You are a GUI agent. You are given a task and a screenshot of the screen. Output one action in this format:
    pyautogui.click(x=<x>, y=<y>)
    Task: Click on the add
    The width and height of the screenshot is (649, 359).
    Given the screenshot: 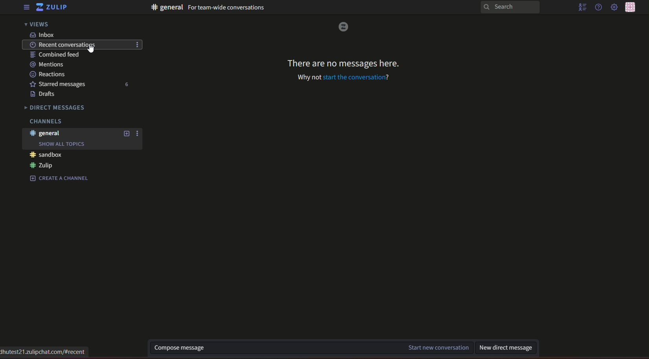 What is the action you would take?
    pyautogui.click(x=125, y=134)
    